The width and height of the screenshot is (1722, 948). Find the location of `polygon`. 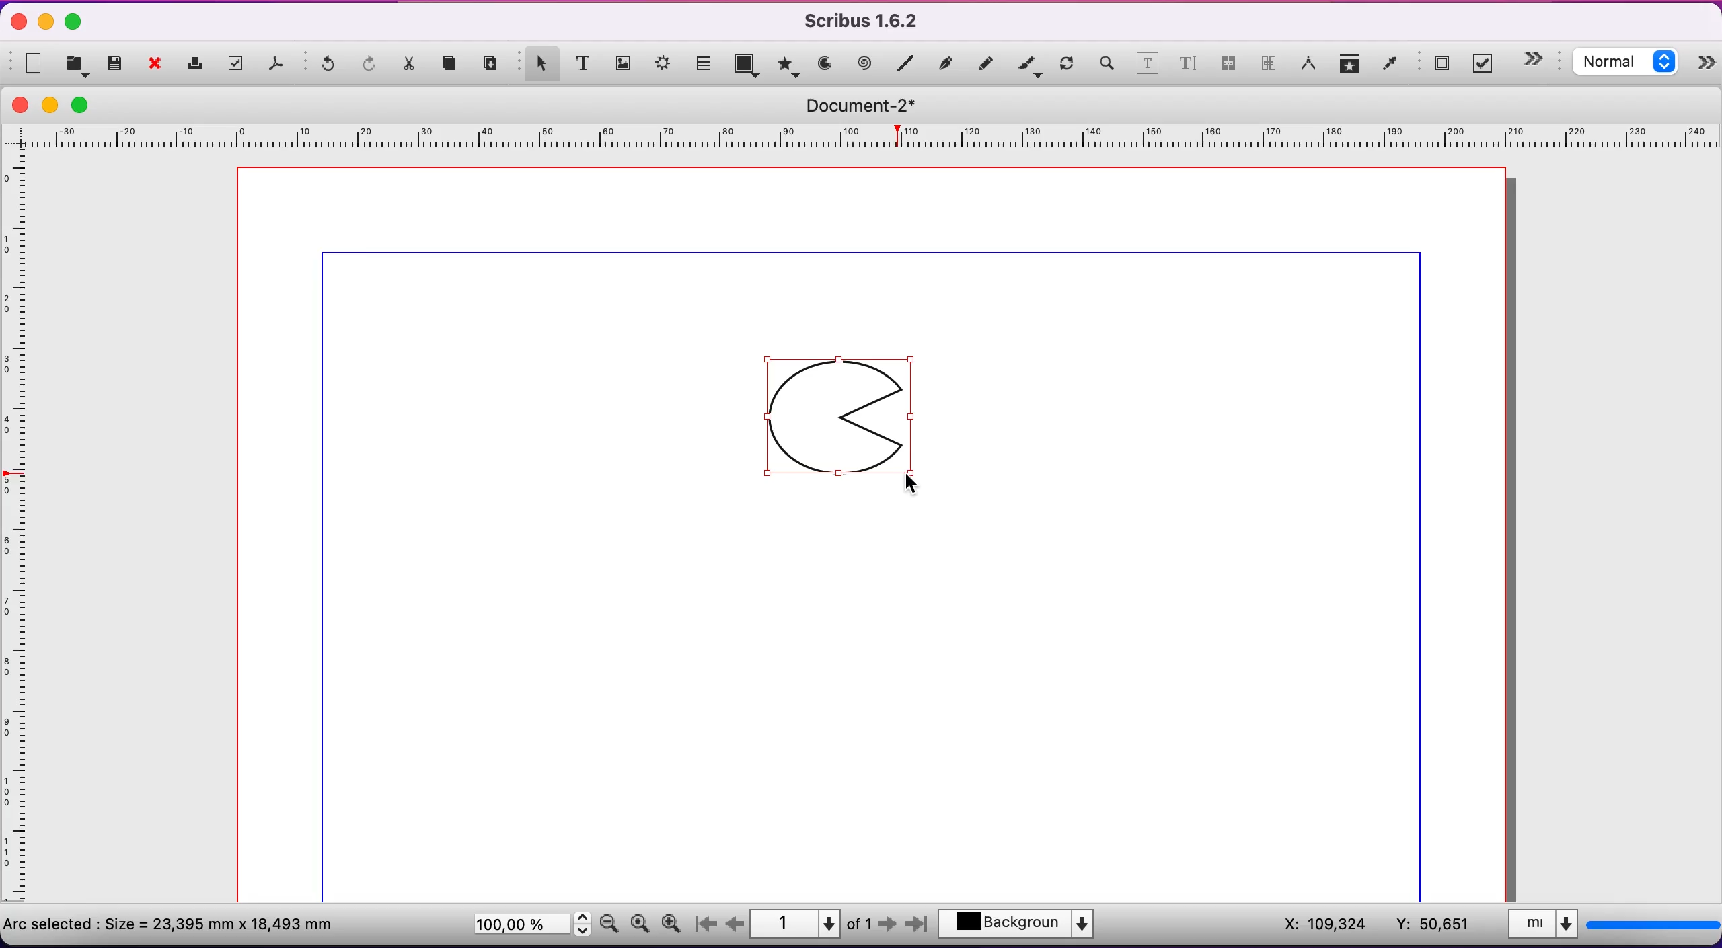

polygon is located at coordinates (787, 65).